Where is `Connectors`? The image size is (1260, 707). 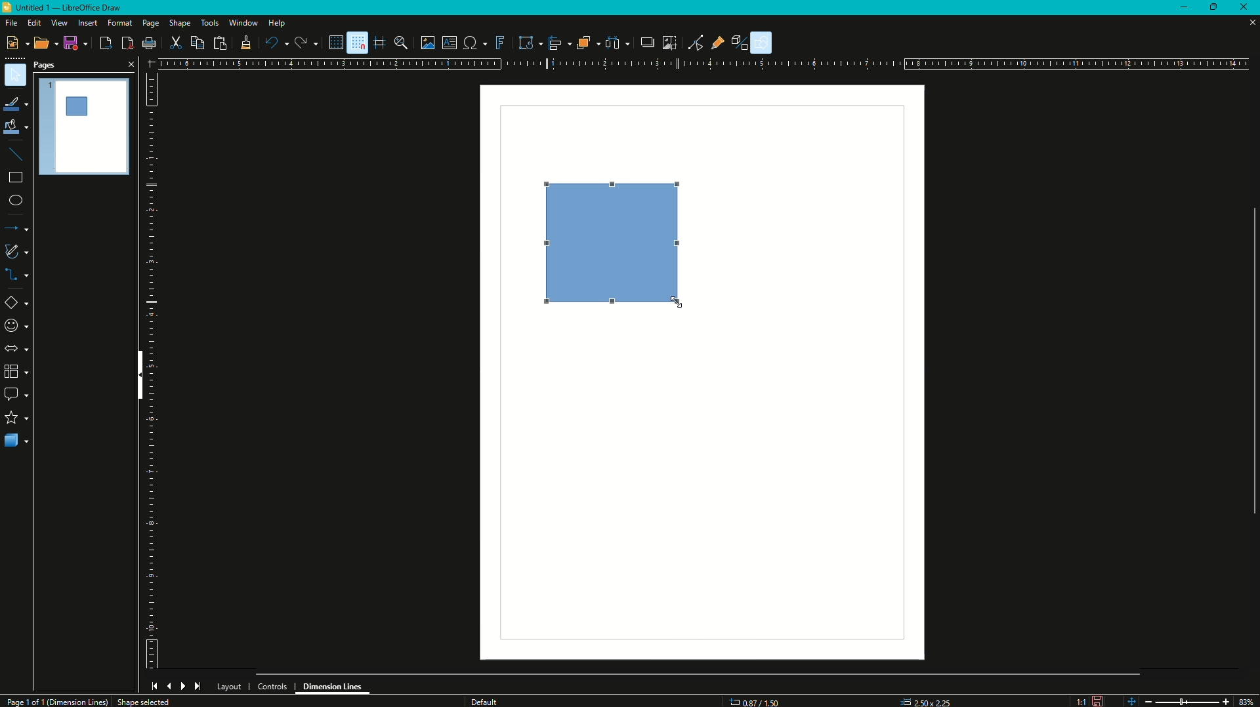 Connectors is located at coordinates (17, 276).